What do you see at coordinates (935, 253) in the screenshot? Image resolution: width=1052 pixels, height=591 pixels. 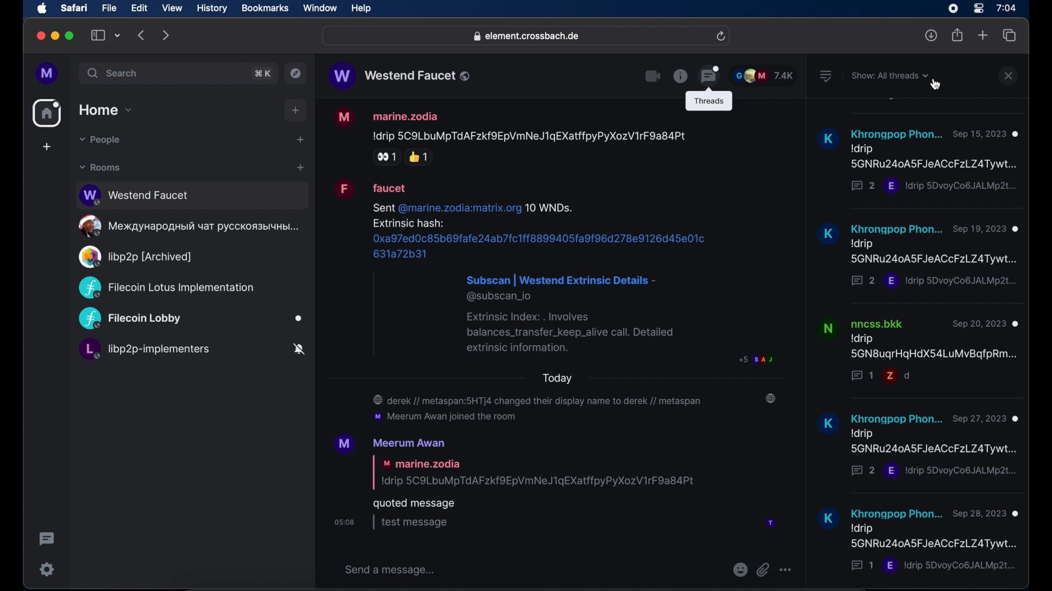 I see `Idrip
5GNRu240A5FJeACCcFzLZATywt...` at bounding box center [935, 253].